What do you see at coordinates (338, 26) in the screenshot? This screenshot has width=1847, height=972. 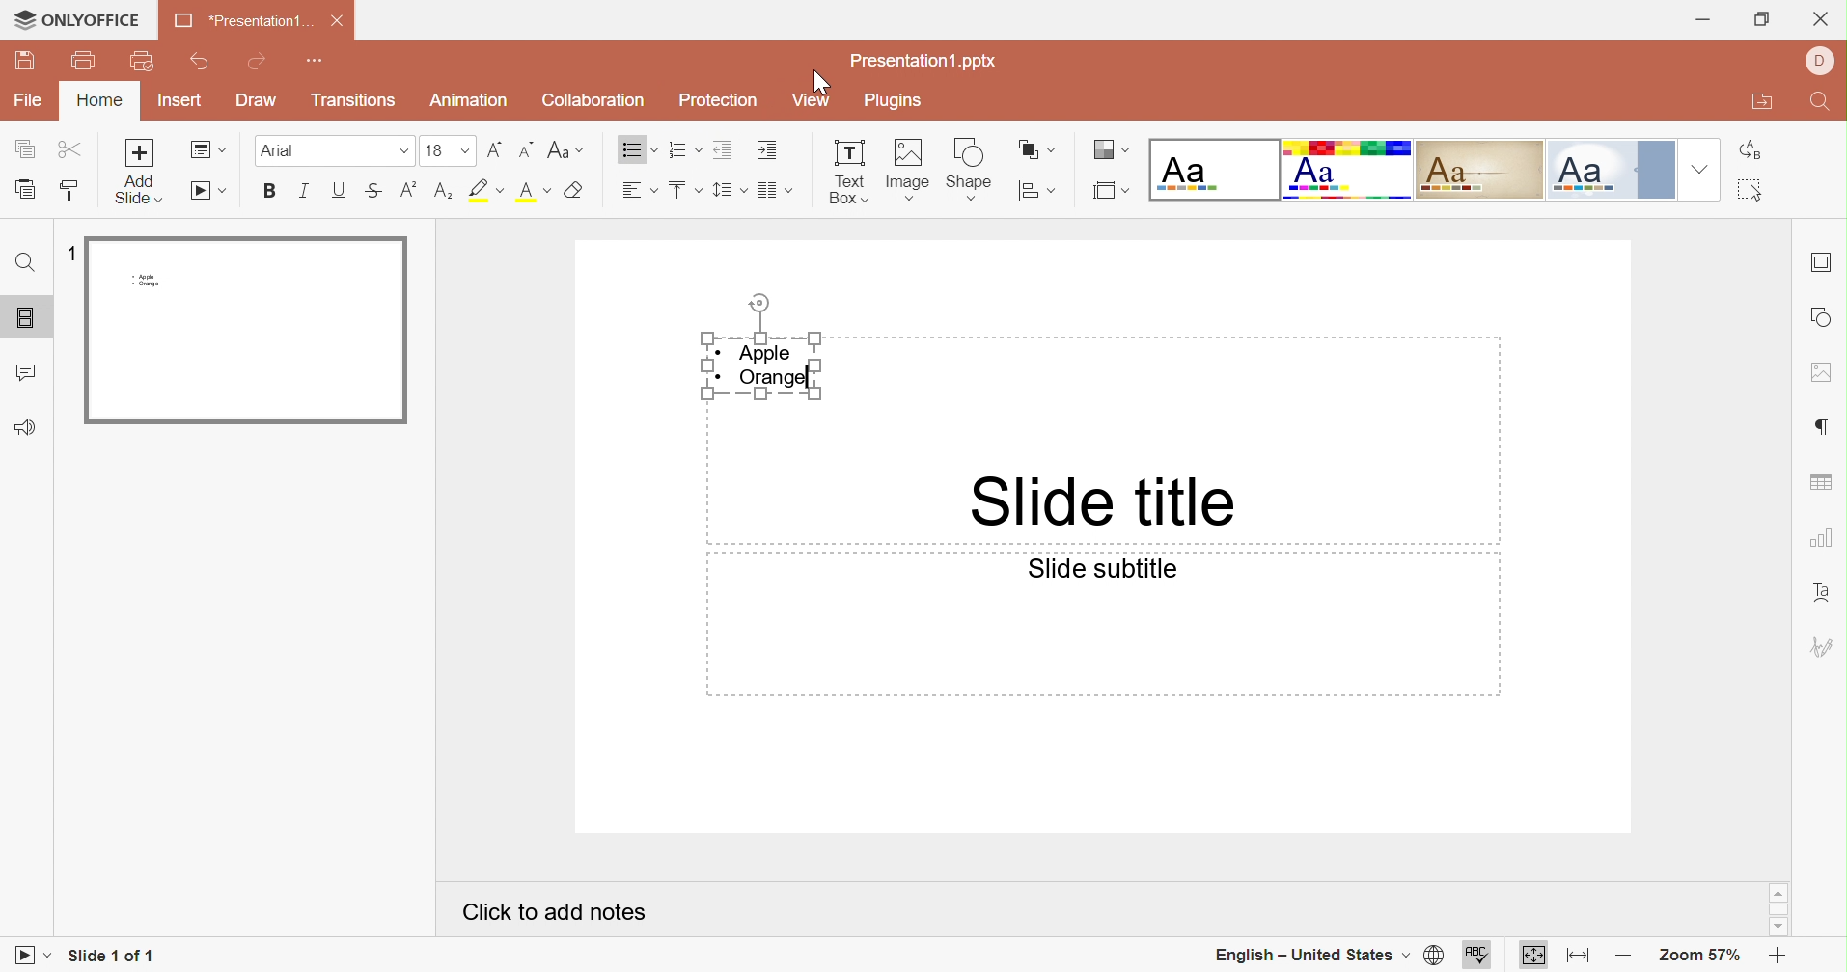 I see `Close` at bounding box center [338, 26].